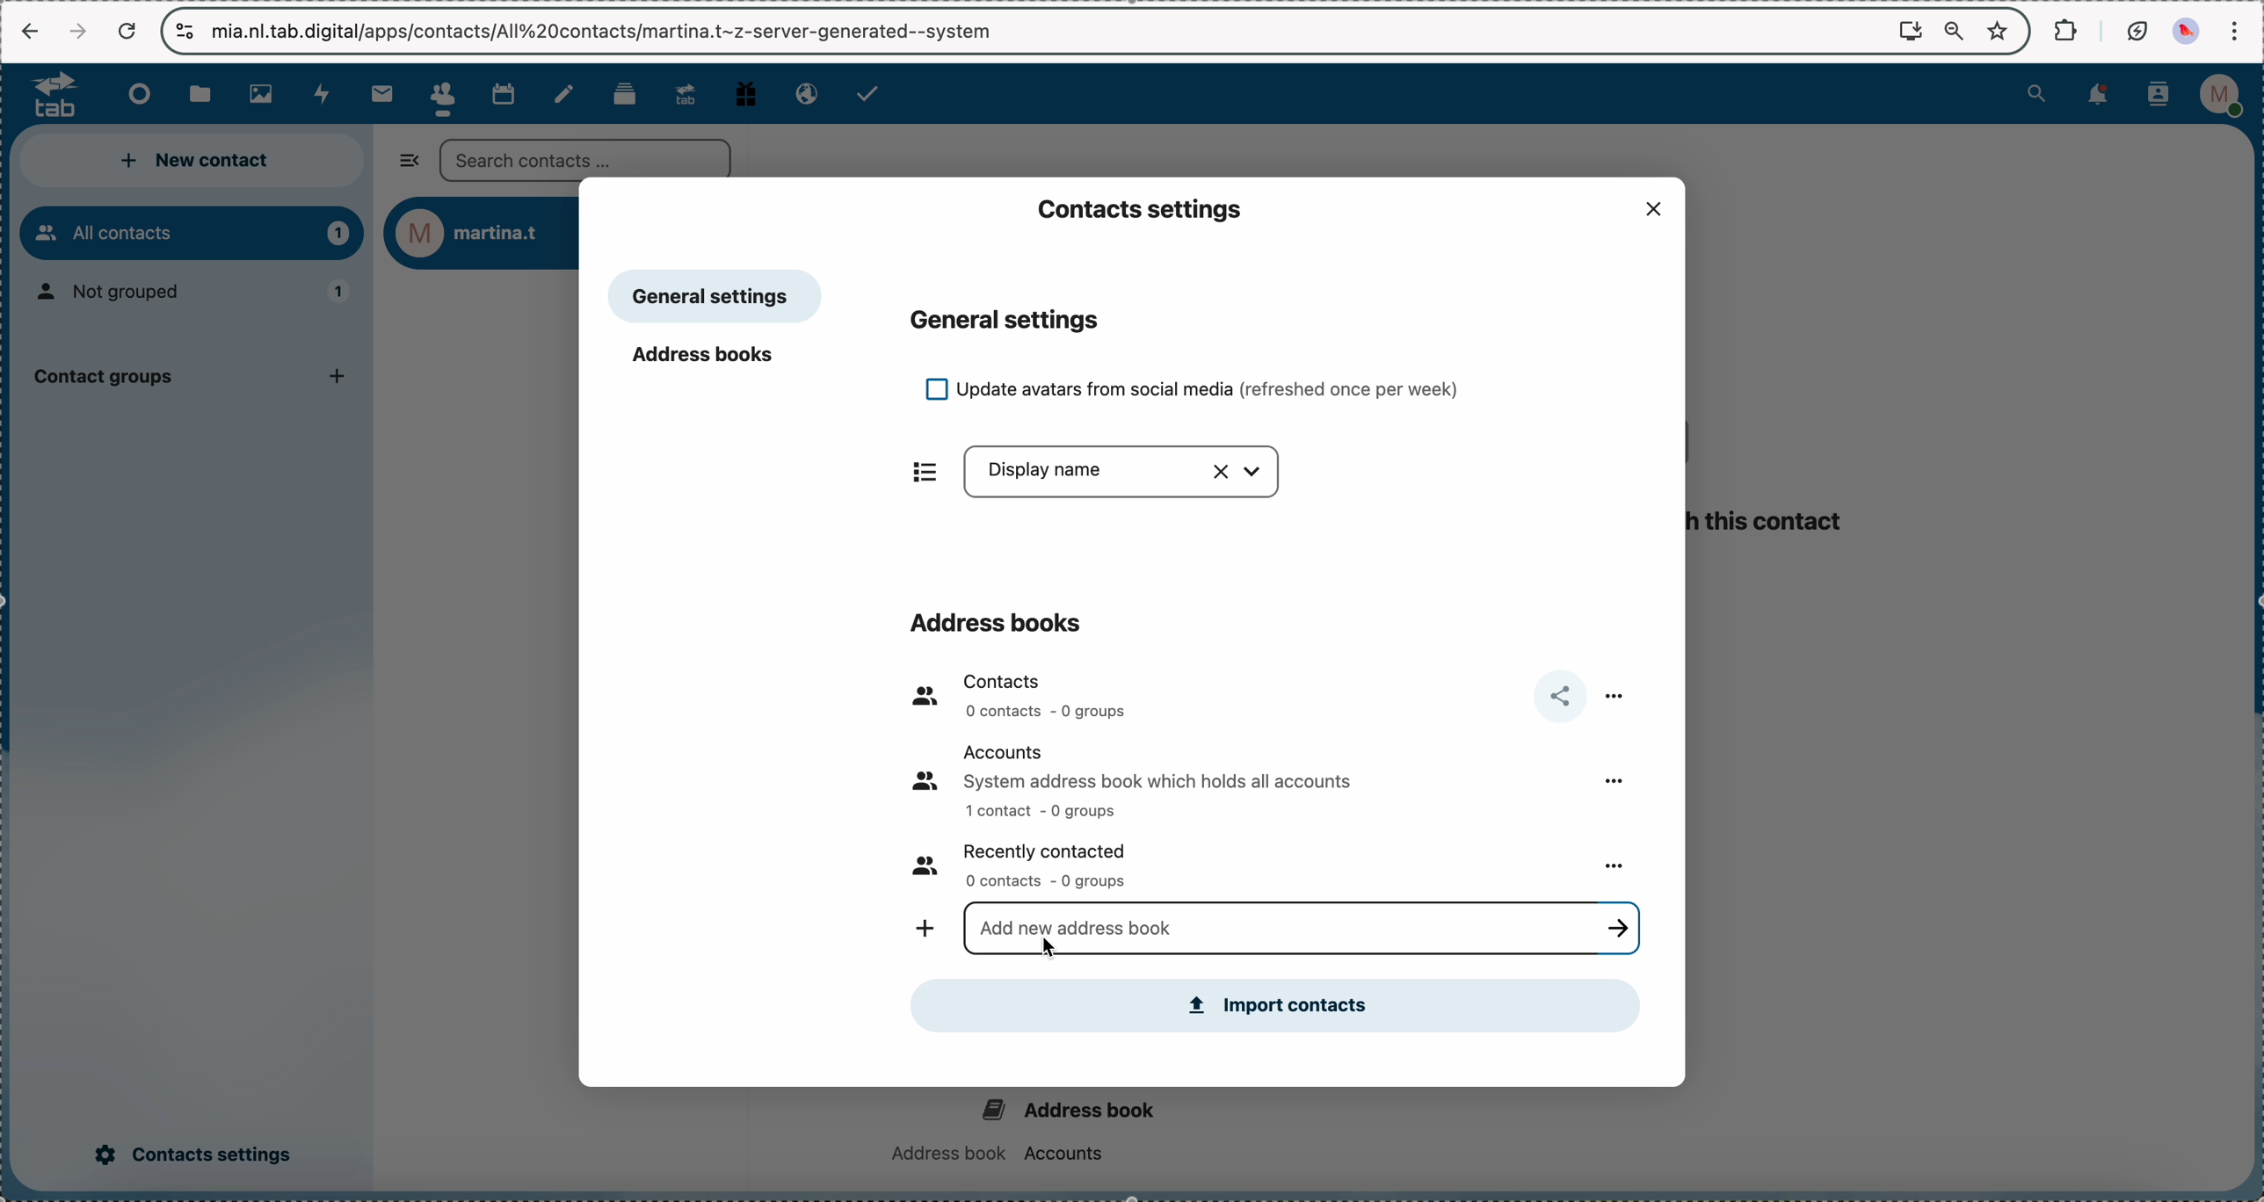 The height and width of the screenshot is (1202, 2264). I want to click on general settings, so click(1007, 319).